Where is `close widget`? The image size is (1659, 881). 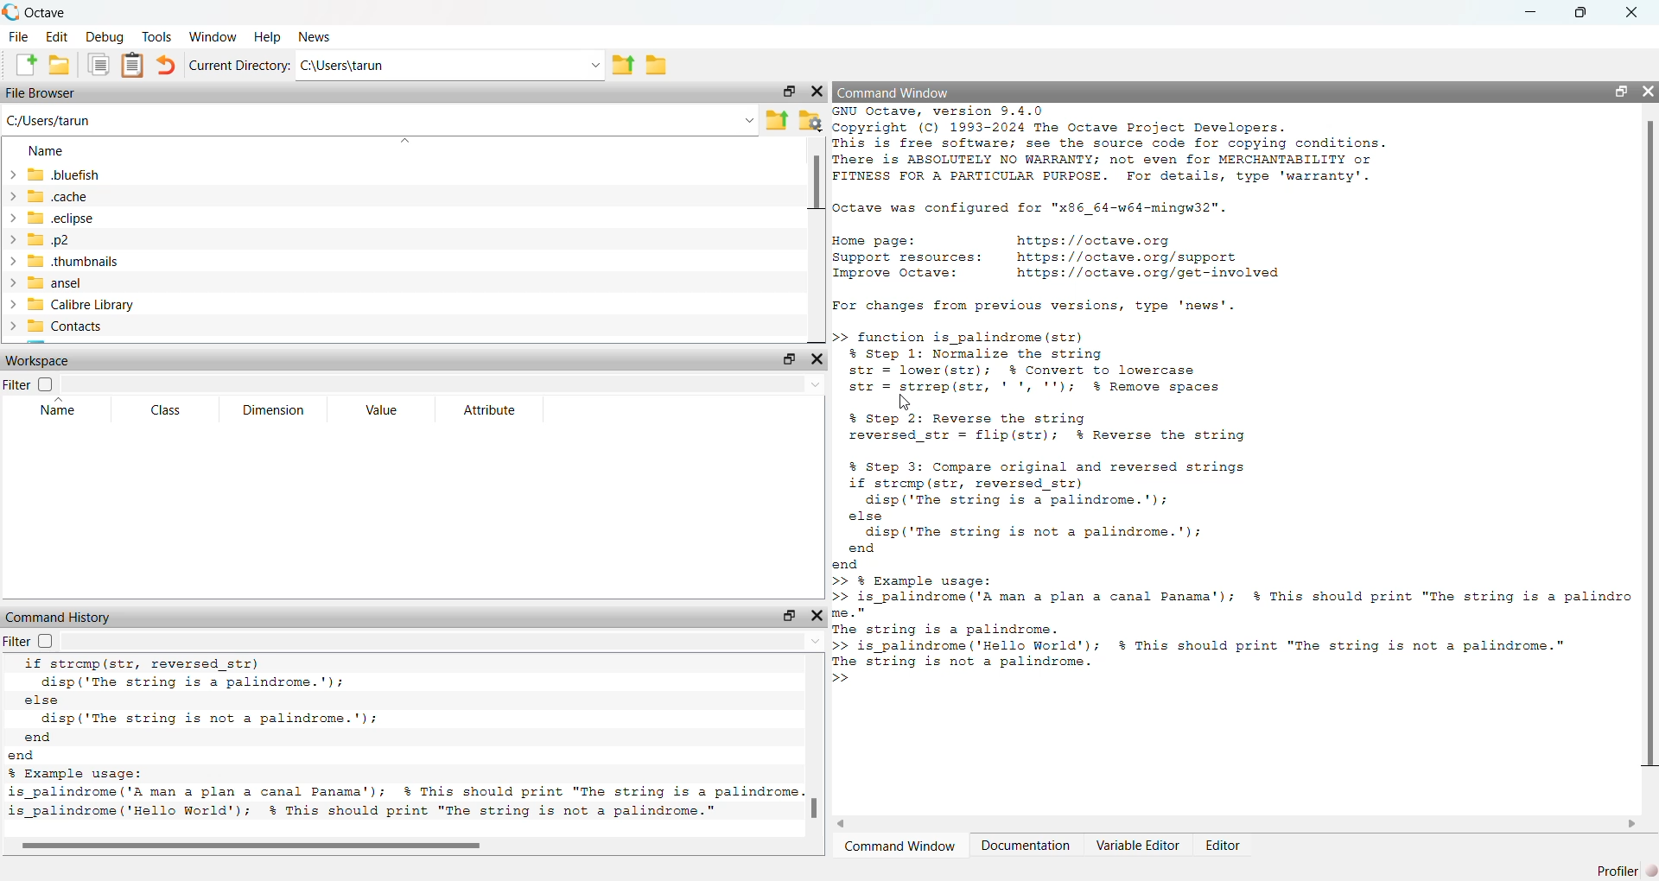 close widget is located at coordinates (817, 358).